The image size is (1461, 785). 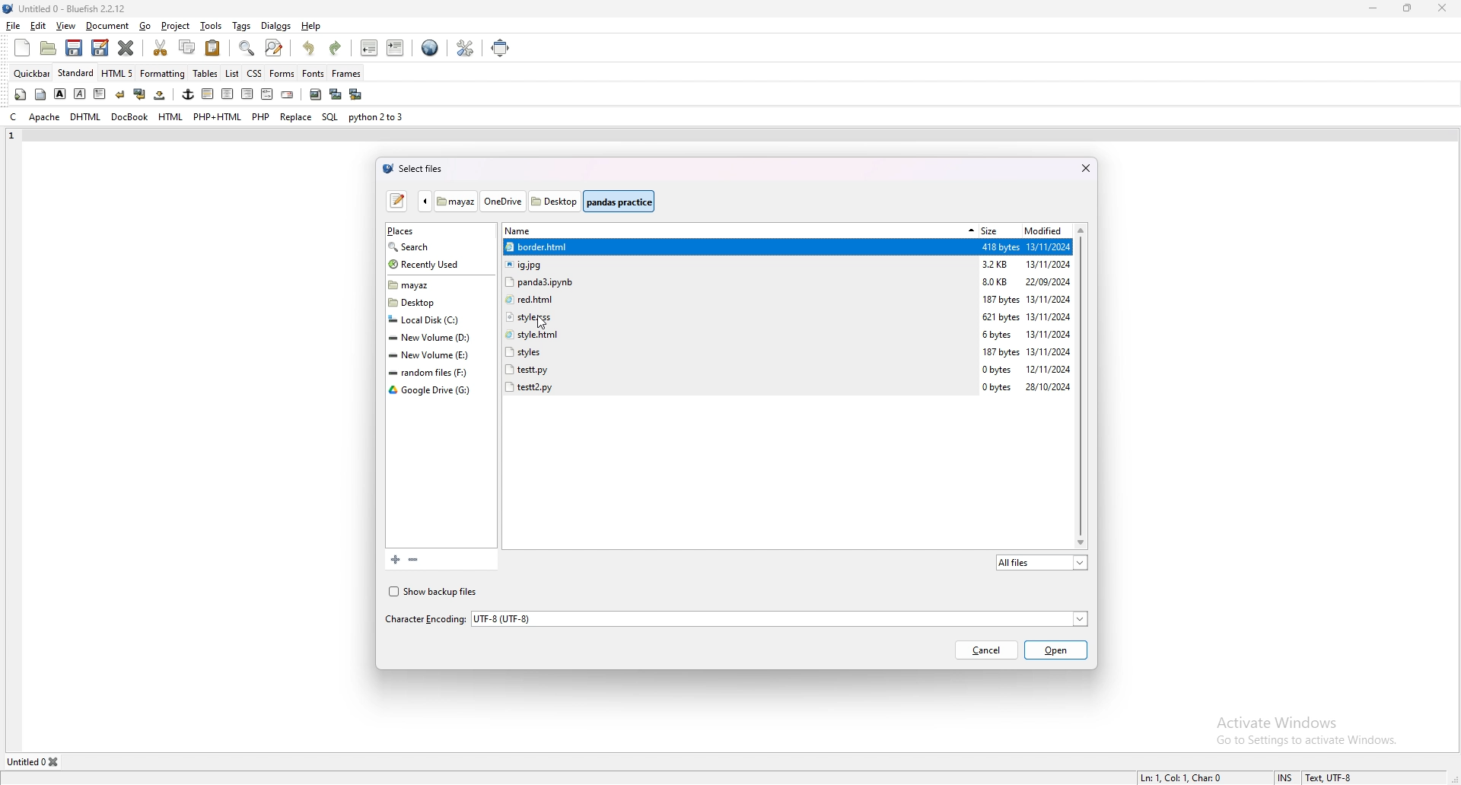 I want to click on 13/11/2024, so click(x=1049, y=300).